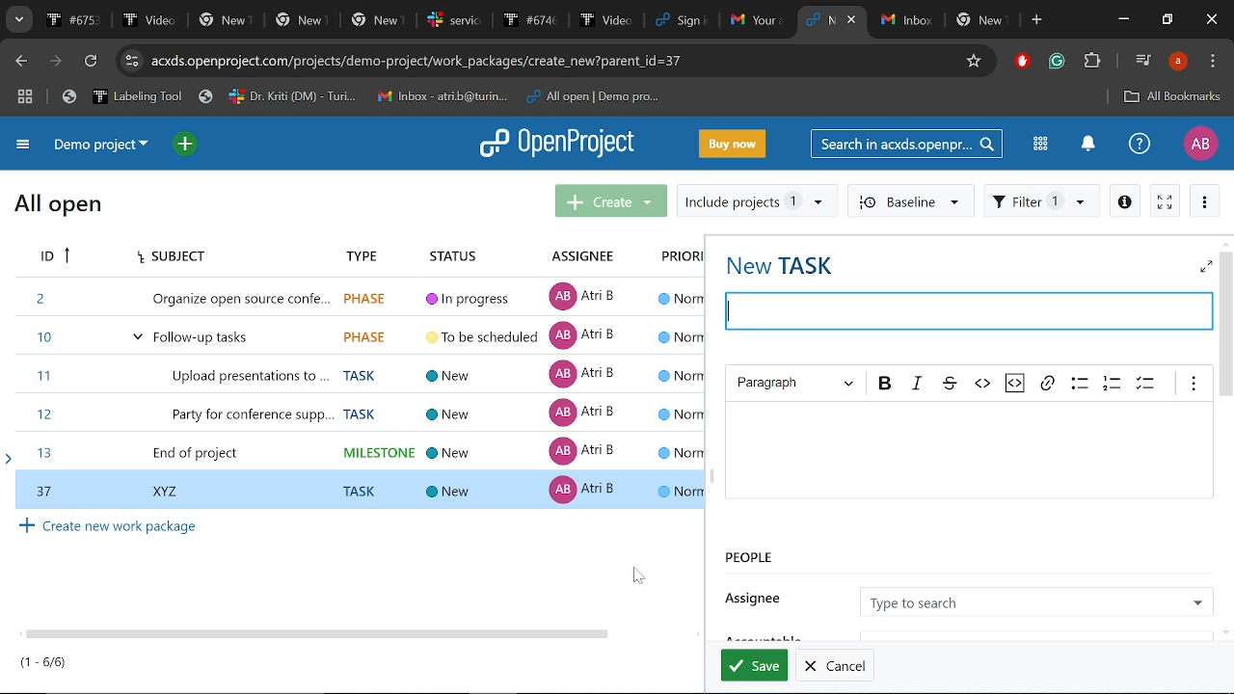 The width and height of the screenshot is (1234, 694). What do you see at coordinates (1194, 385) in the screenshot?
I see `Show ,ore items` at bounding box center [1194, 385].